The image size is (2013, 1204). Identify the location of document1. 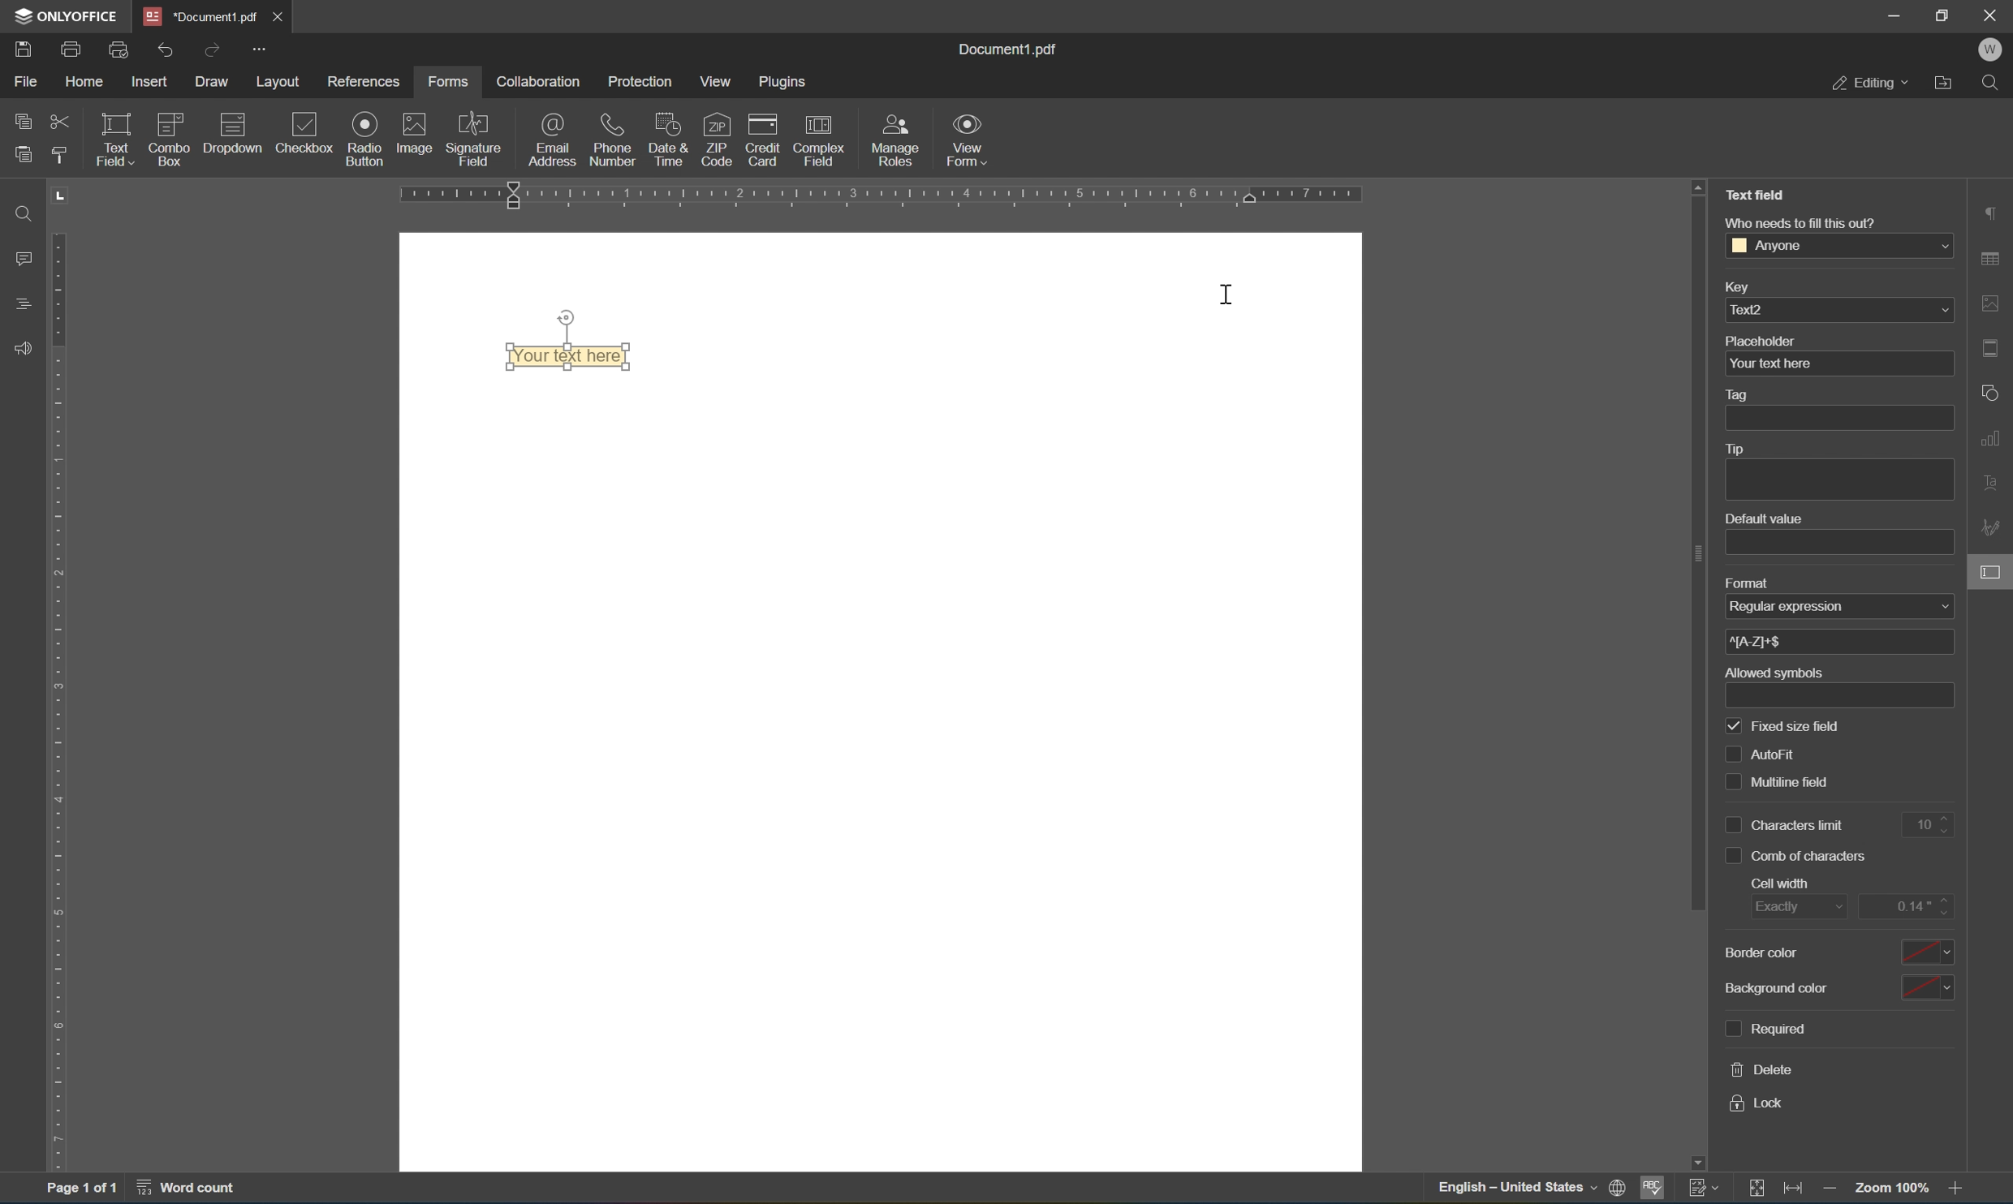
(196, 13).